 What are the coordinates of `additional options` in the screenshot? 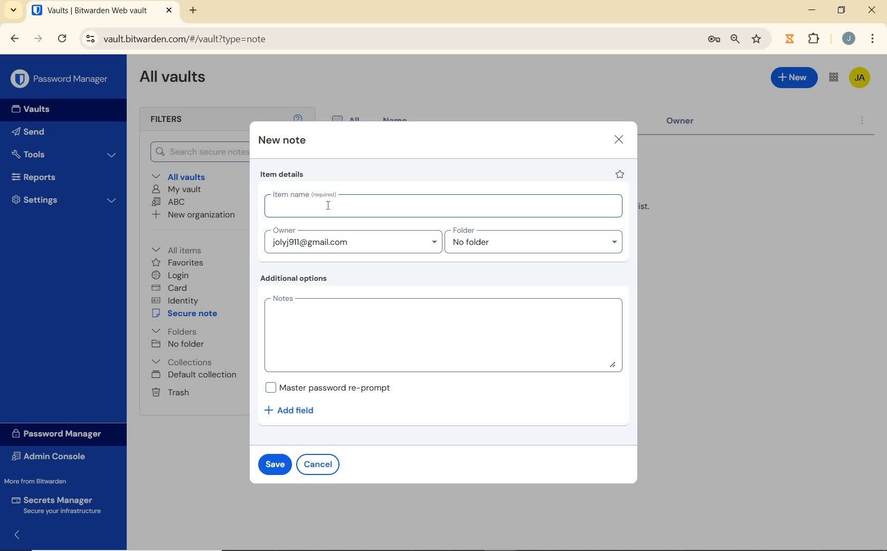 It's located at (297, 279).